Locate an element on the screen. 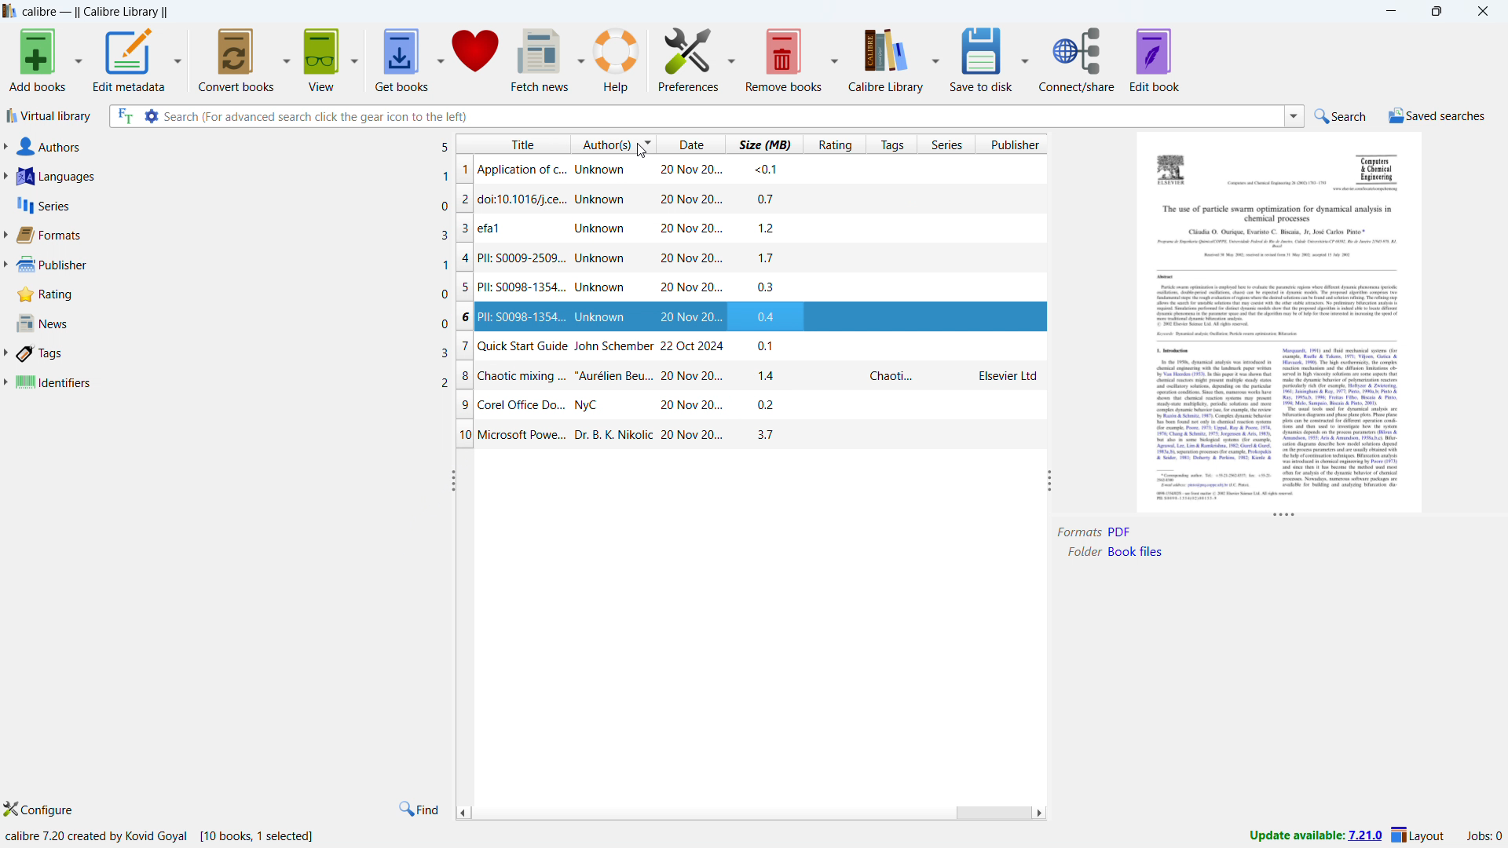 The width and height of the screenshot is (1508, 848). Chaoti... is located at coordinates (895, 376).